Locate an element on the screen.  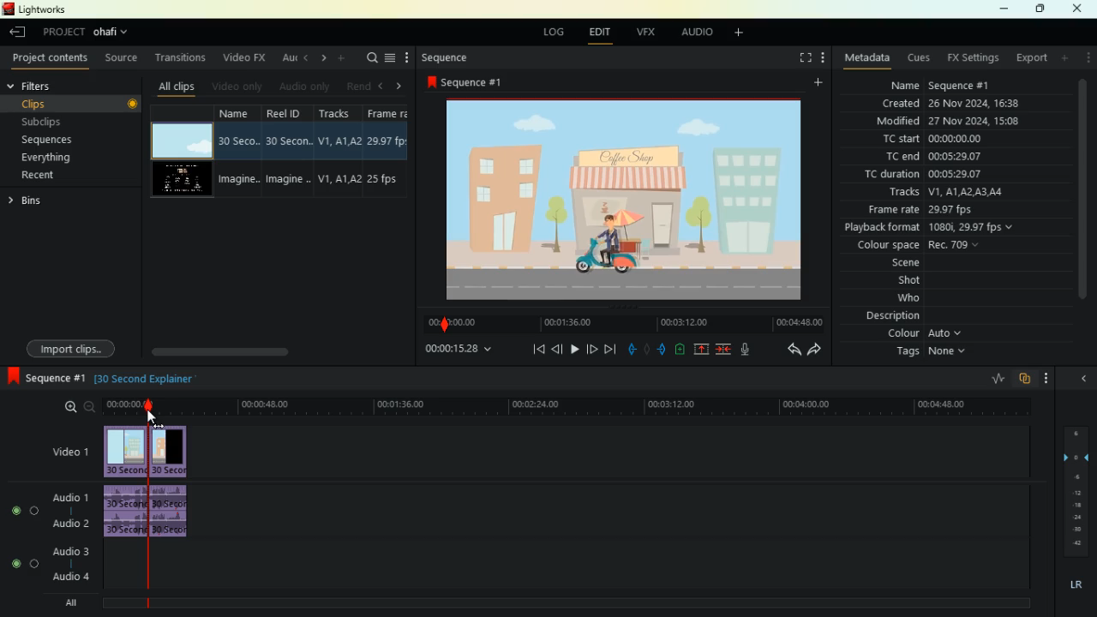
right is located at coordinates (325, 60).